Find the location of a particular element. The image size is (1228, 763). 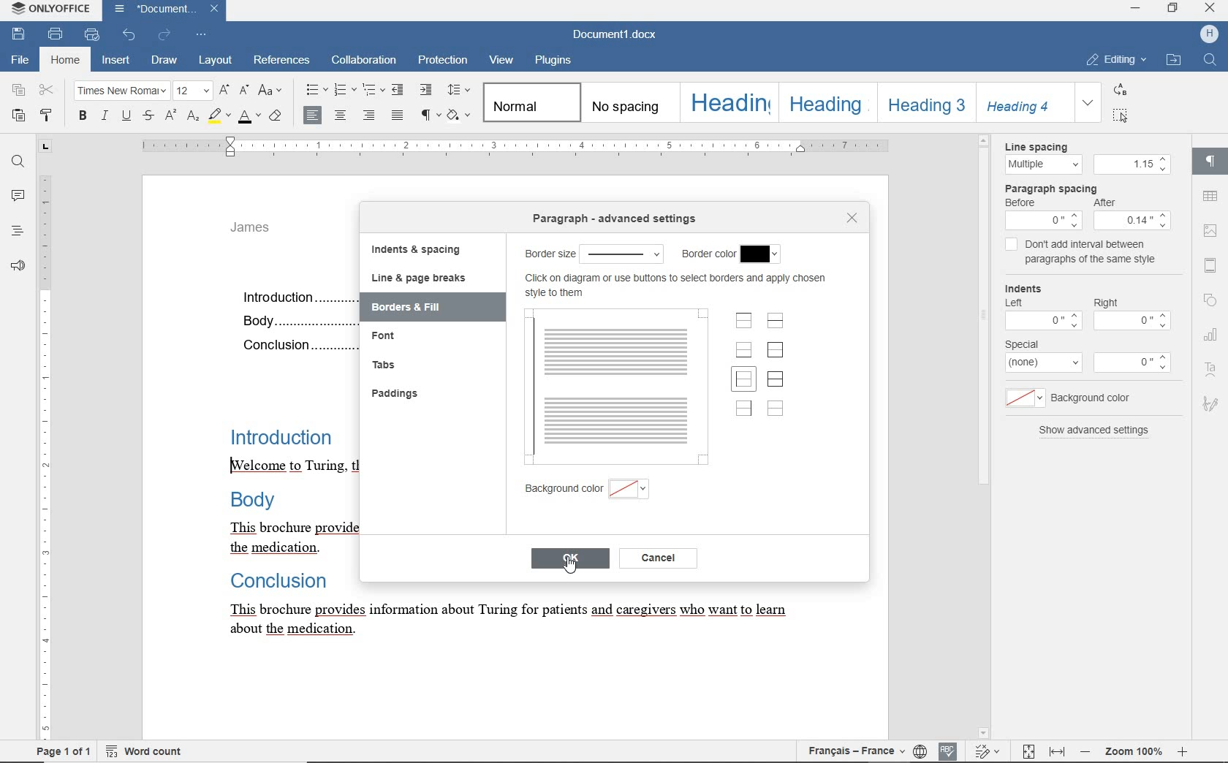

image is located at coordinates (1211, 230).